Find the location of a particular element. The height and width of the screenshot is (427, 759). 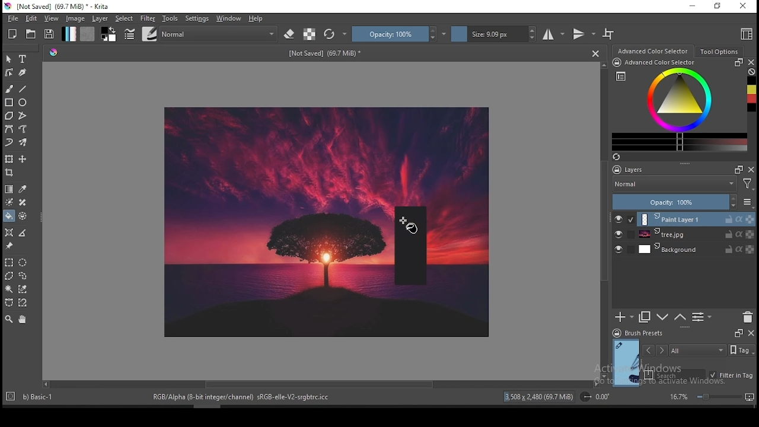

polygon selection tool is located at coordinates (8, 262).